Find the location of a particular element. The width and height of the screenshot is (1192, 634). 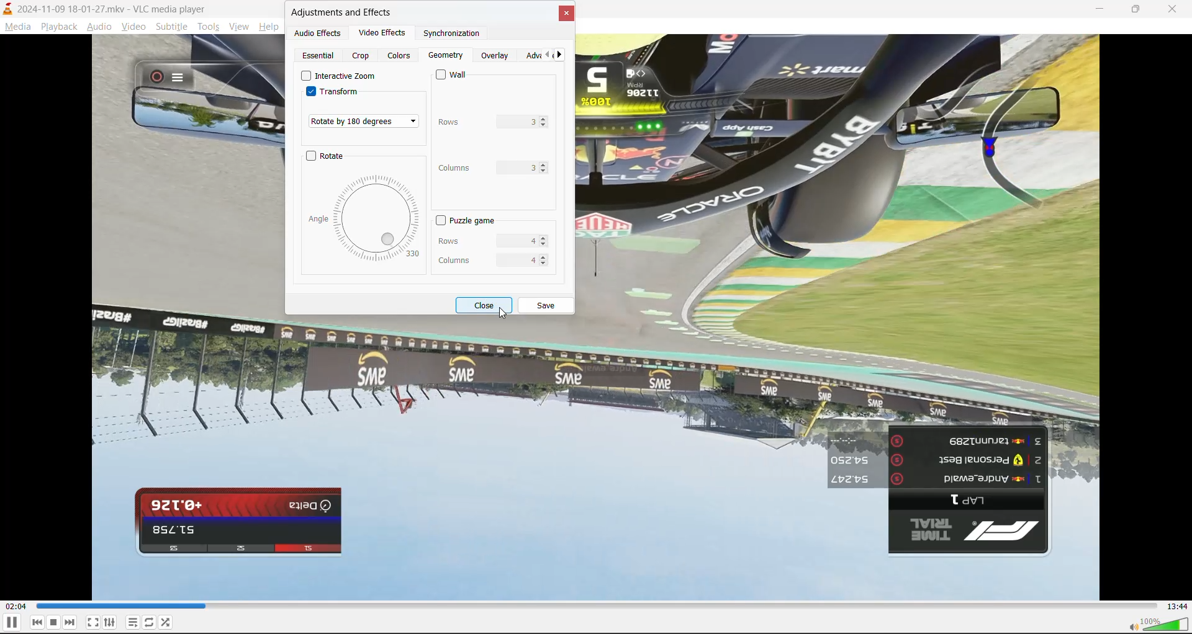

total track time is located at coordinates (1177, 605).